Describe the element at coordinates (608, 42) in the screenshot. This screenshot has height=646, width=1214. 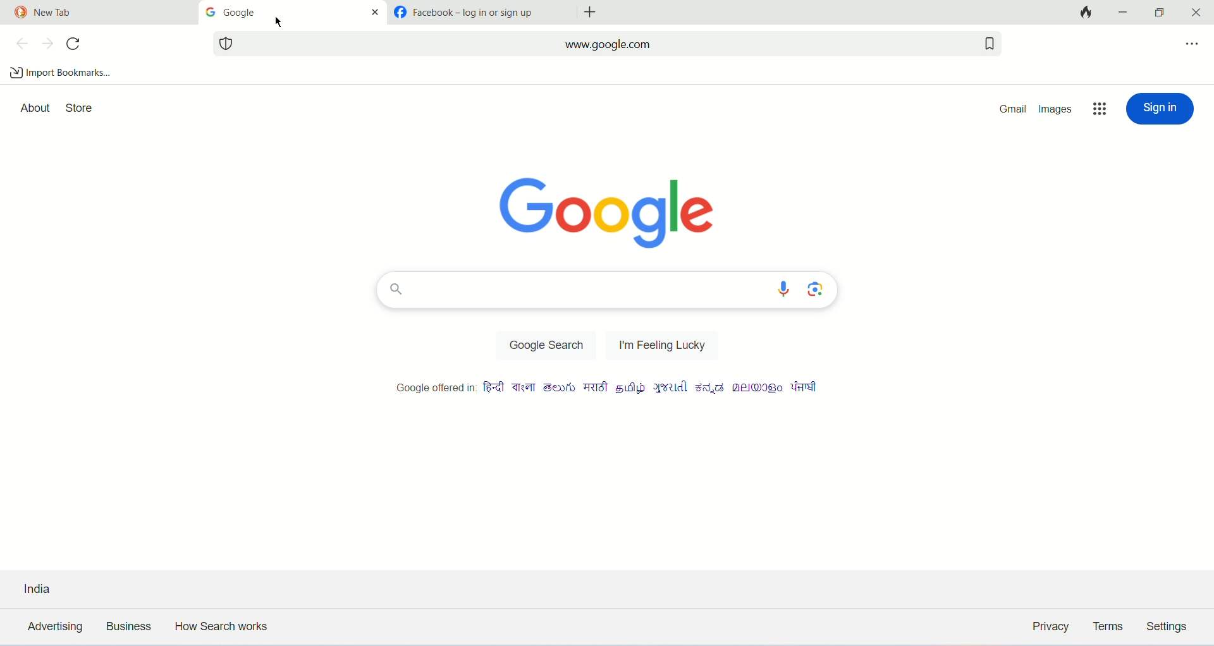
I see `search` at that location.